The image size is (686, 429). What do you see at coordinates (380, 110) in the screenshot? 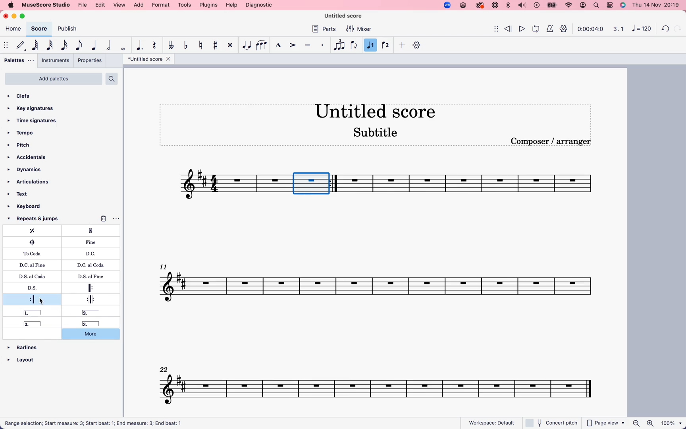
I see `score name` at bounding box center [380, 110].